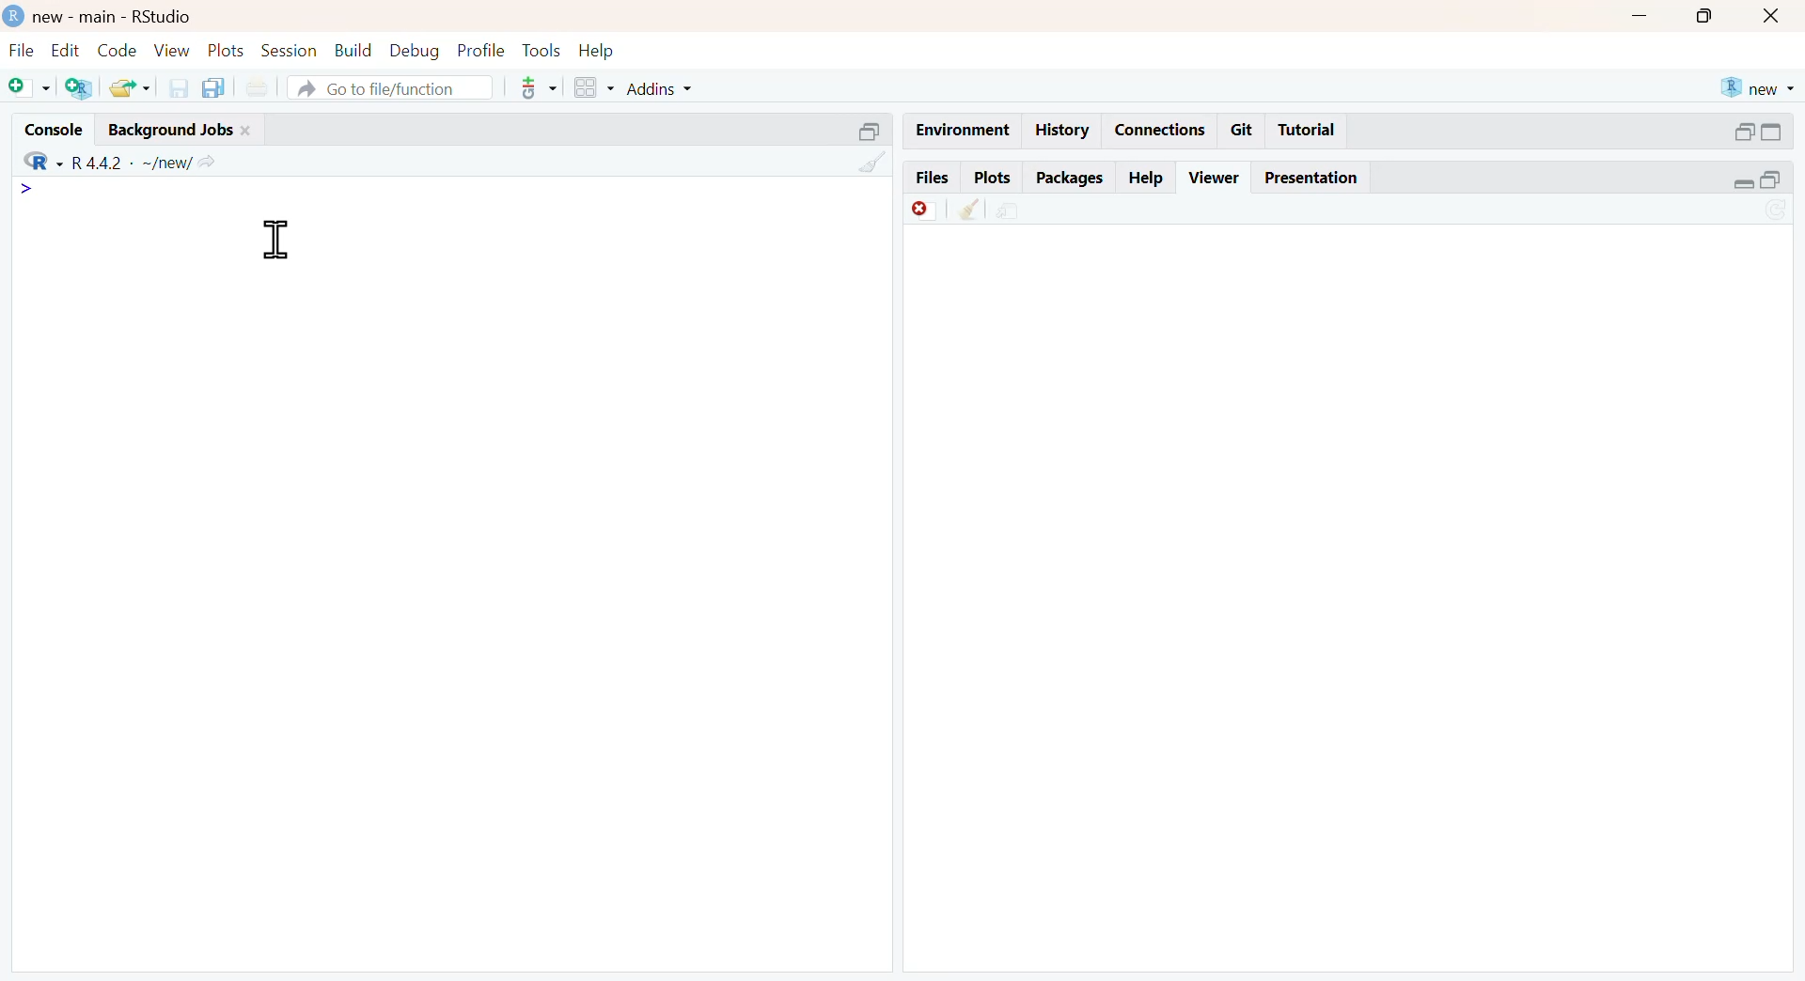  I want to click on files, so click(934, 176).